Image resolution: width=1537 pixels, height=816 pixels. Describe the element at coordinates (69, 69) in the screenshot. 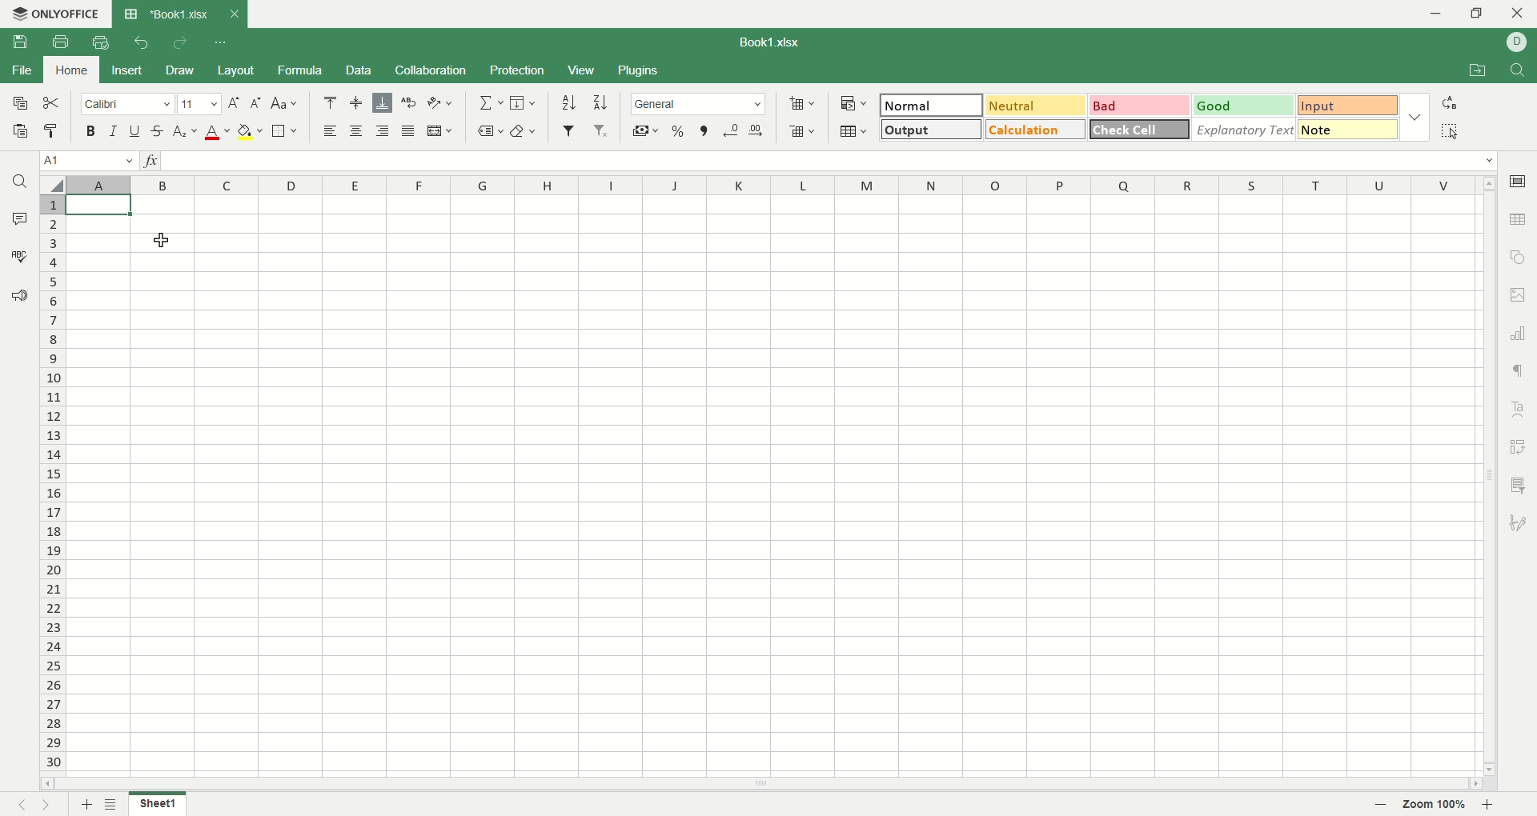

I see `home` at that location.